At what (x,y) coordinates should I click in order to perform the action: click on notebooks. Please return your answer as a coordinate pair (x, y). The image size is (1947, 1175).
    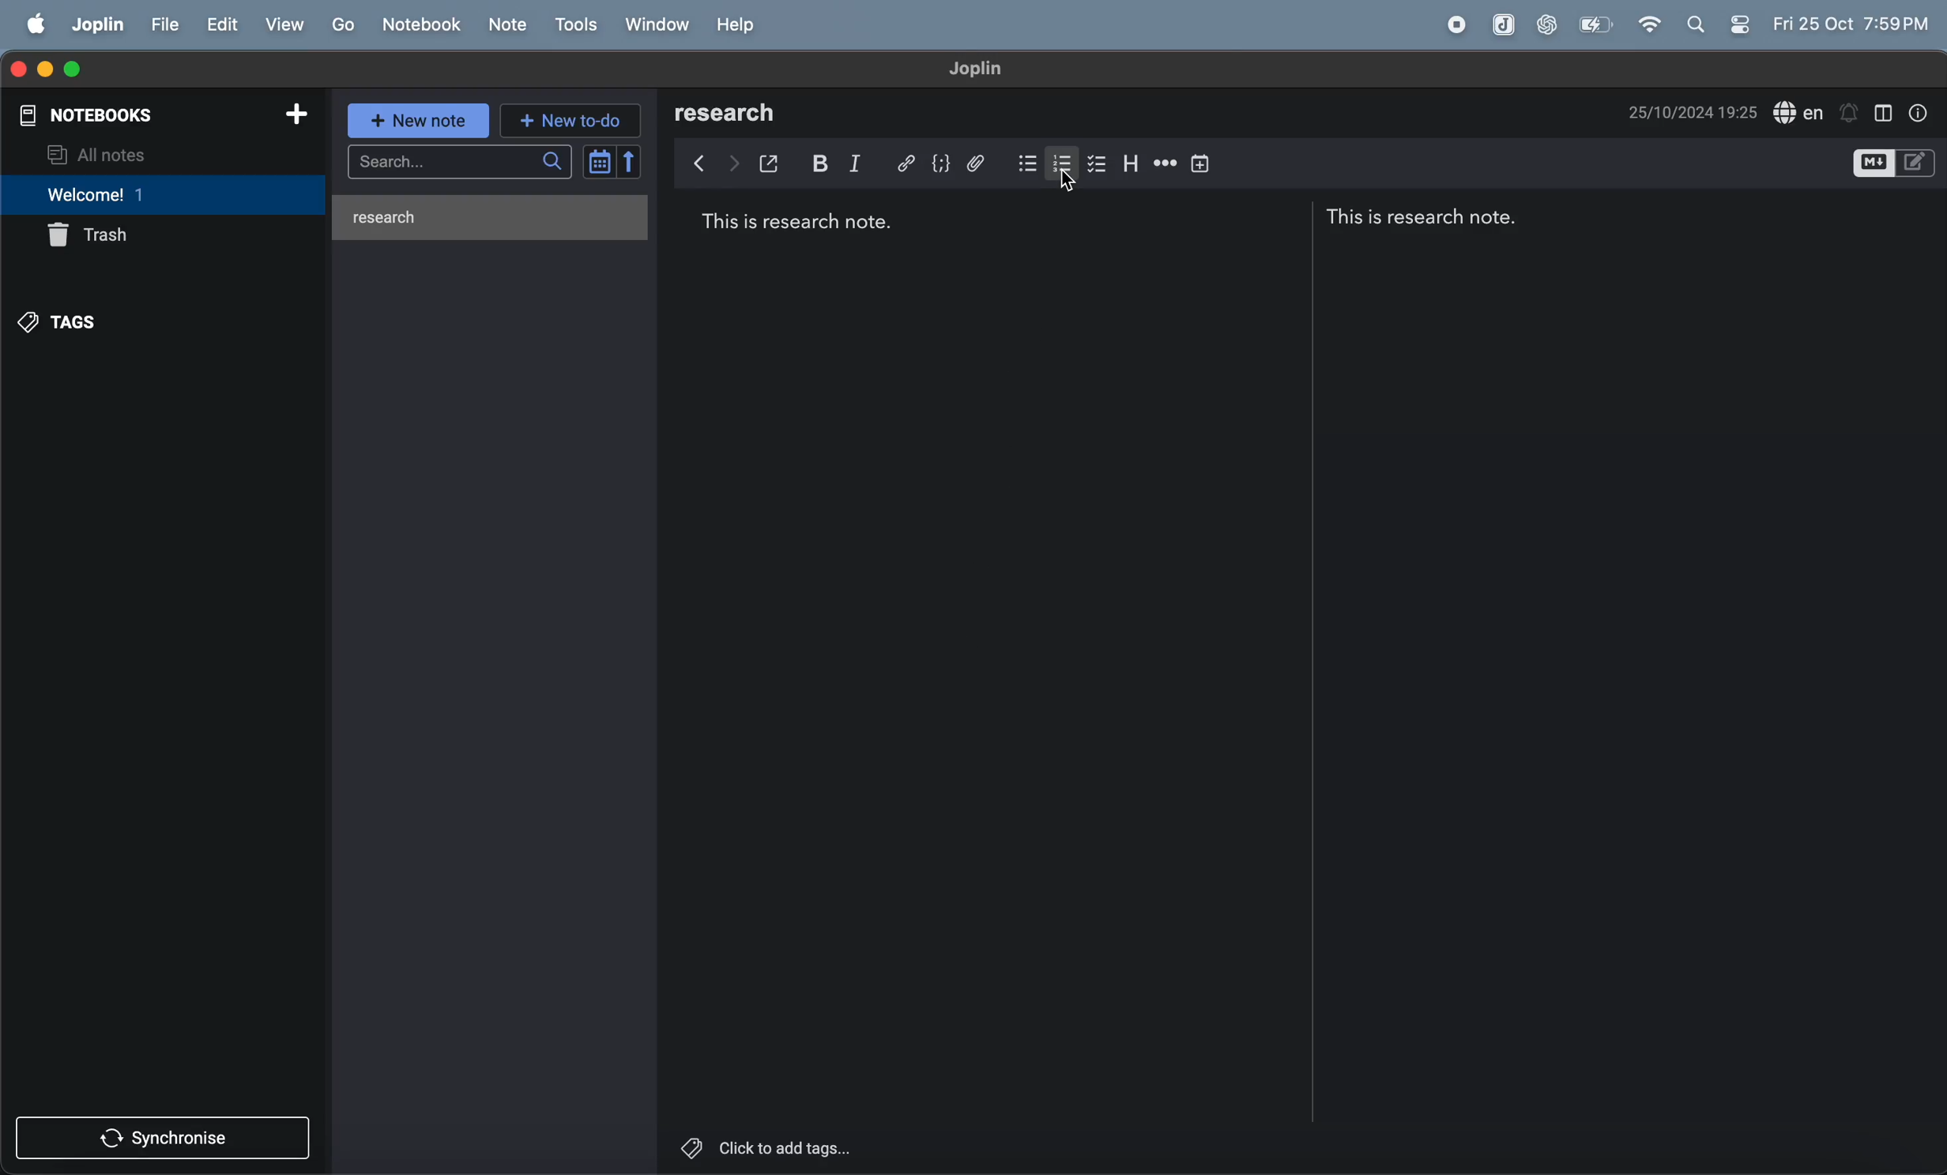
    Looking at the image, I should click on (87, 118).